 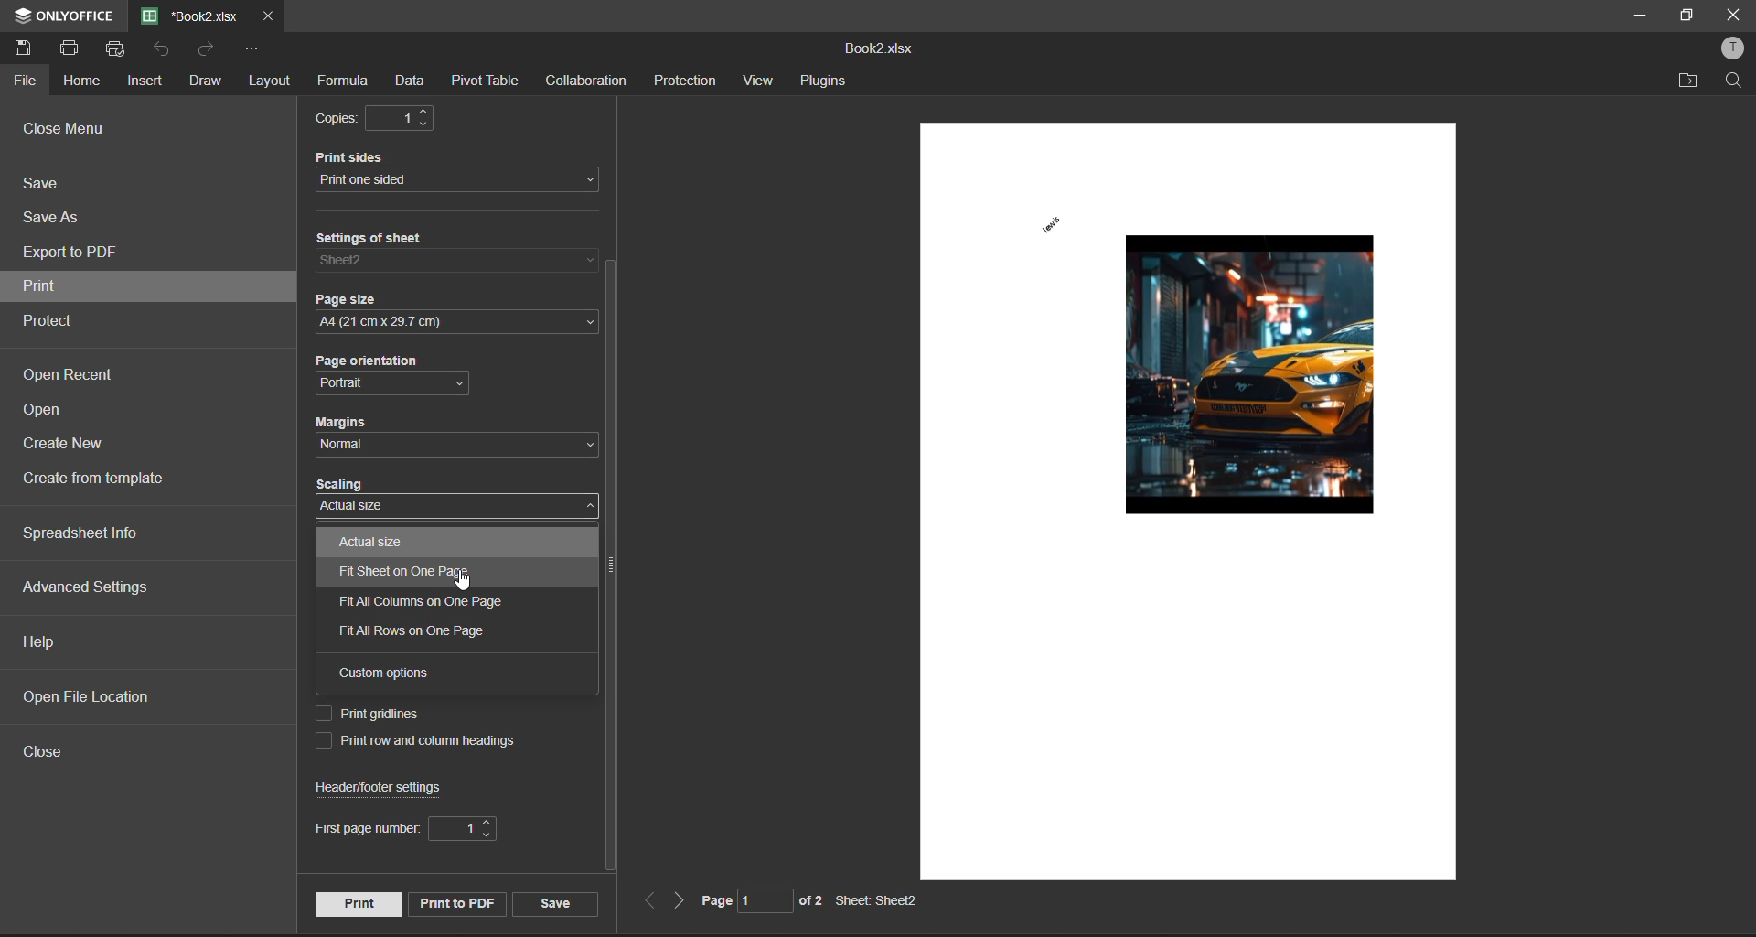 I want to click on open location, so click(x=1689, y=81).